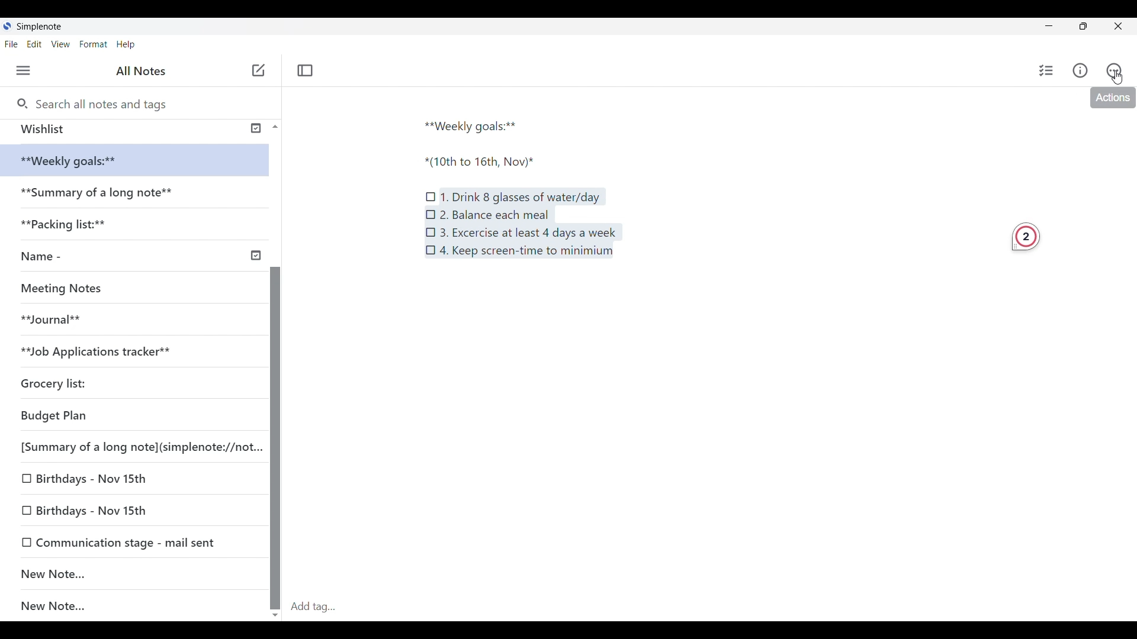 This screenshot has width=1137, height=639. Describe the element at coordinates (1025, 239) in the screenshot. I see `Grammarly assist bubble` at that location.